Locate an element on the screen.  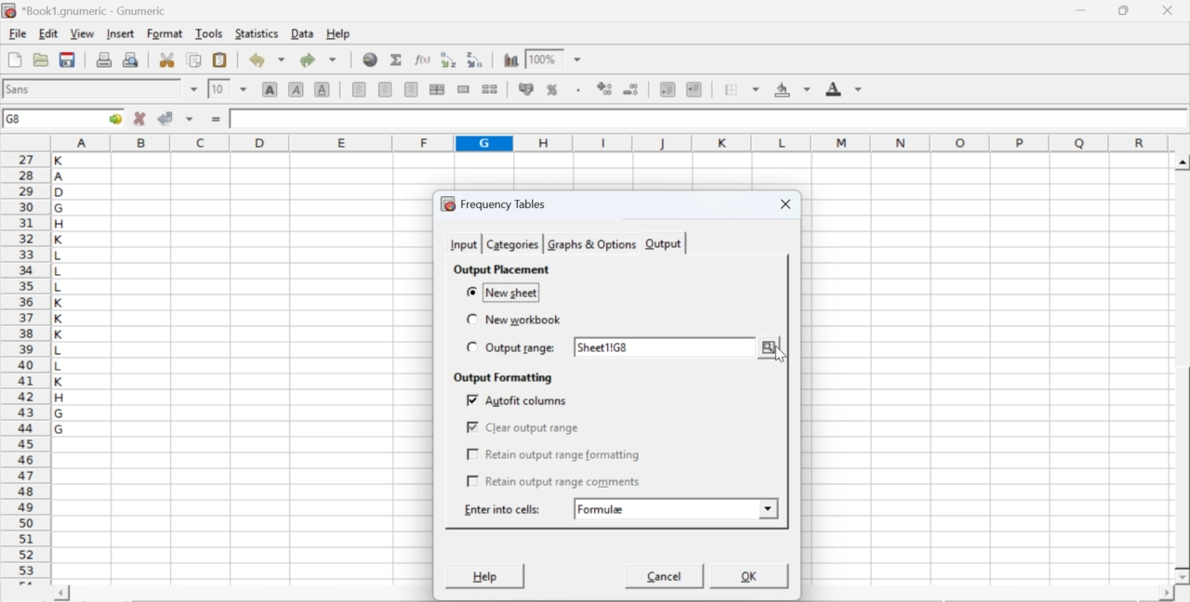
categories is located at coordinates (511, 244).